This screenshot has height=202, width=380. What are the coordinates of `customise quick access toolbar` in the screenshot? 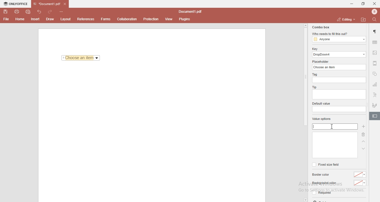 It's located at (62, 11).